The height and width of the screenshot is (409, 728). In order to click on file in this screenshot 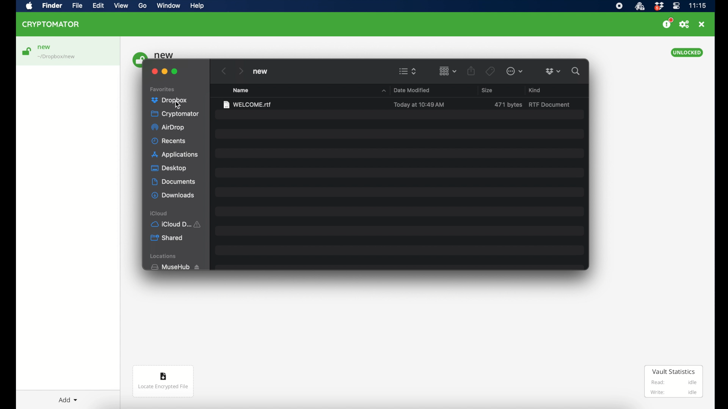, I will do `click(77, 6)`.